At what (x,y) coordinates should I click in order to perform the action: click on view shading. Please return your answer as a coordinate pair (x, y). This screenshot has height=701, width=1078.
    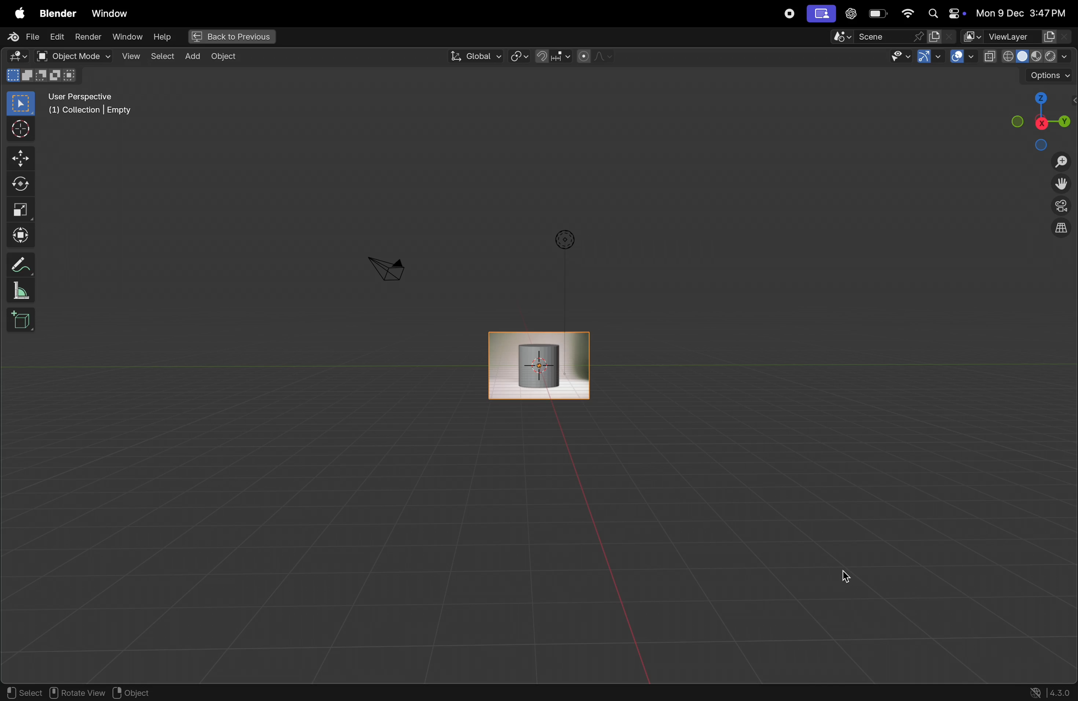
    Looking at the image, I should click on (1025, 56).